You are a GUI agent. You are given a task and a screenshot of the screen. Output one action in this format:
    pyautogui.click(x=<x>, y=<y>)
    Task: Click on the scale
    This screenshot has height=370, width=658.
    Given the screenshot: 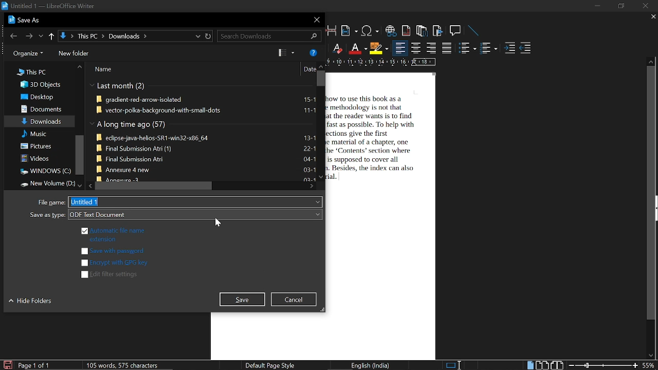 What is the action you would take?
    pyautogui.click(x=381, y=62)
    